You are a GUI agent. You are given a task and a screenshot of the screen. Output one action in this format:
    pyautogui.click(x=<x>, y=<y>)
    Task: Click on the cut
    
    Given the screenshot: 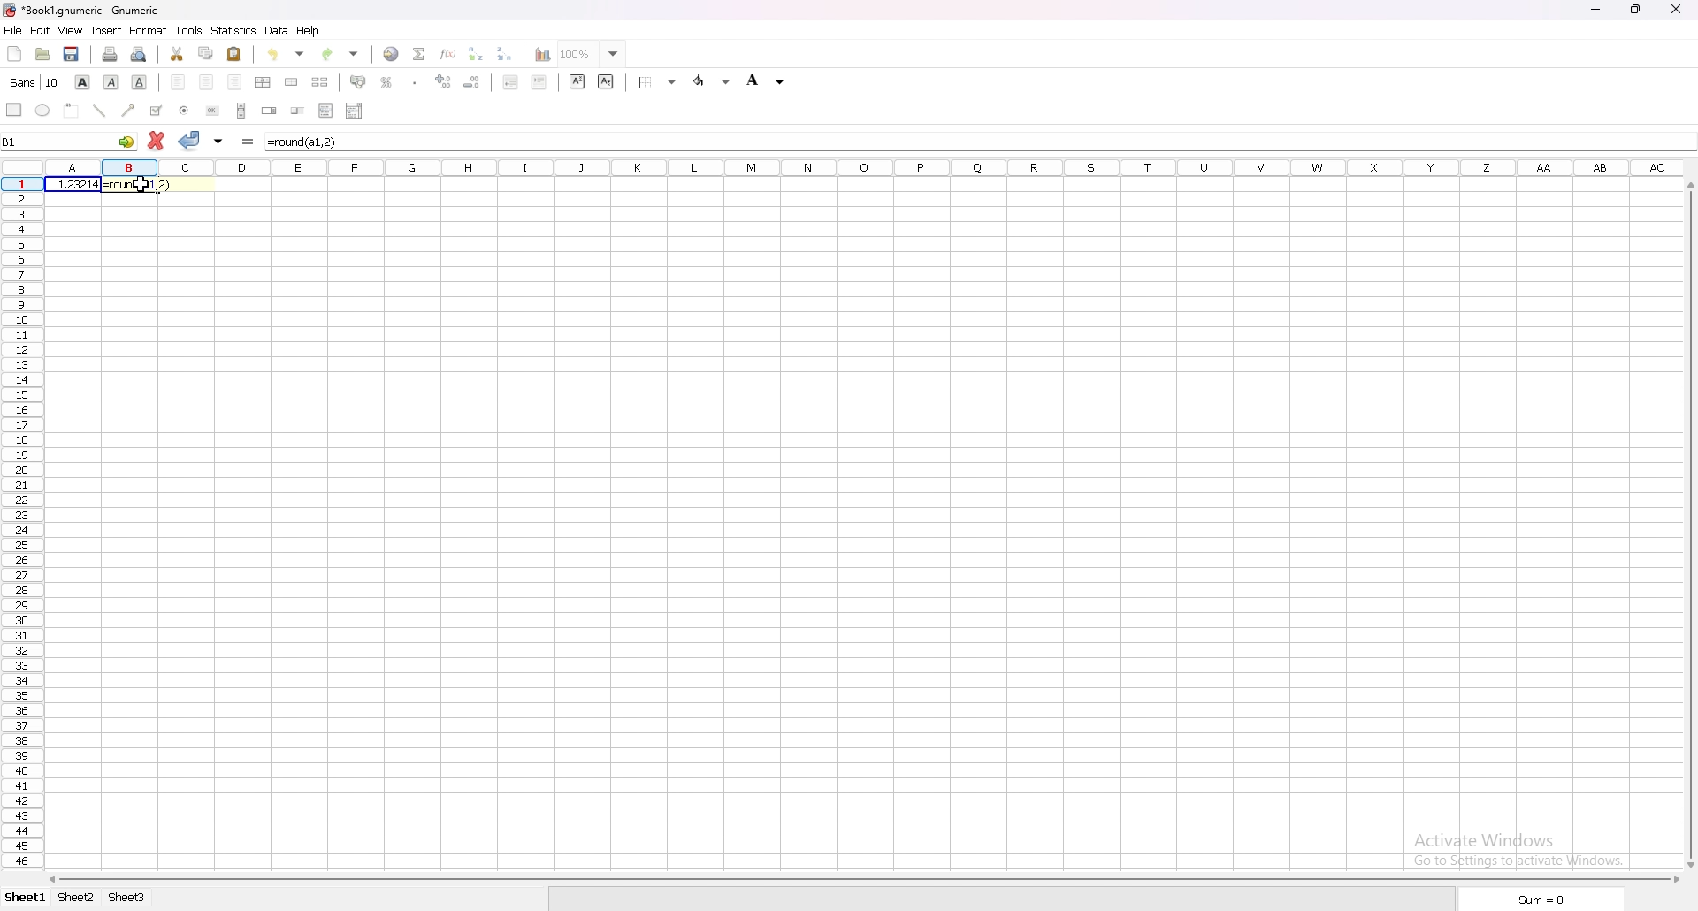 What is the action you would take?
    pyautogui.click(x=176, y=53)
    